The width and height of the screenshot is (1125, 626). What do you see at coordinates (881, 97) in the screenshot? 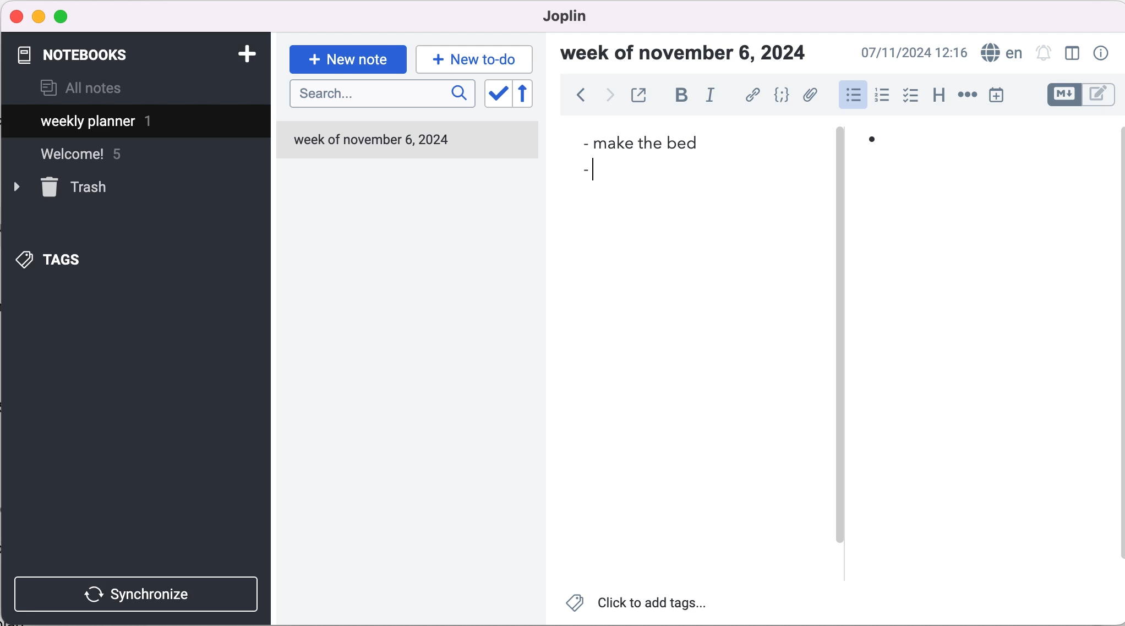
I see `numbered list` at bounding box center [881, 97].